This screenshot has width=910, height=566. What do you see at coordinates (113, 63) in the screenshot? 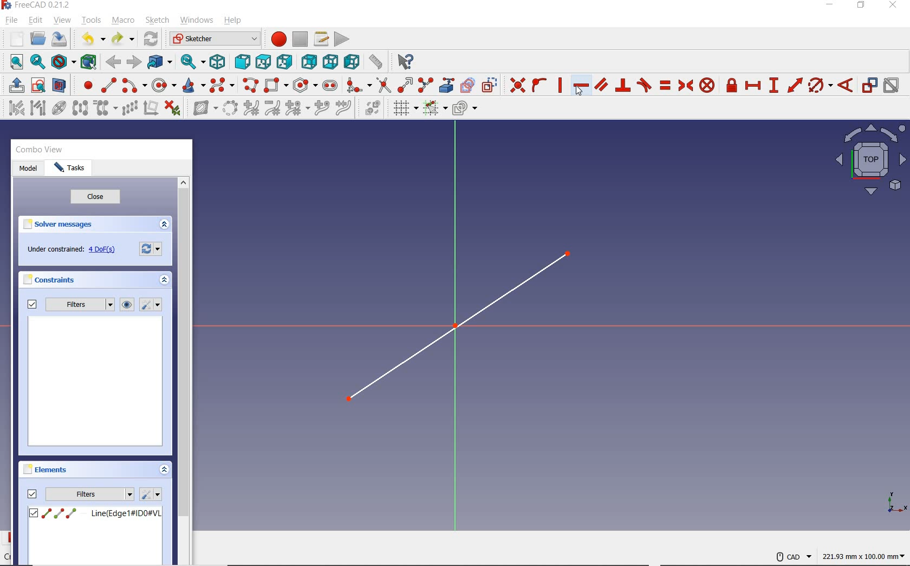
I see `BACK` at bounding box center [113, 63].